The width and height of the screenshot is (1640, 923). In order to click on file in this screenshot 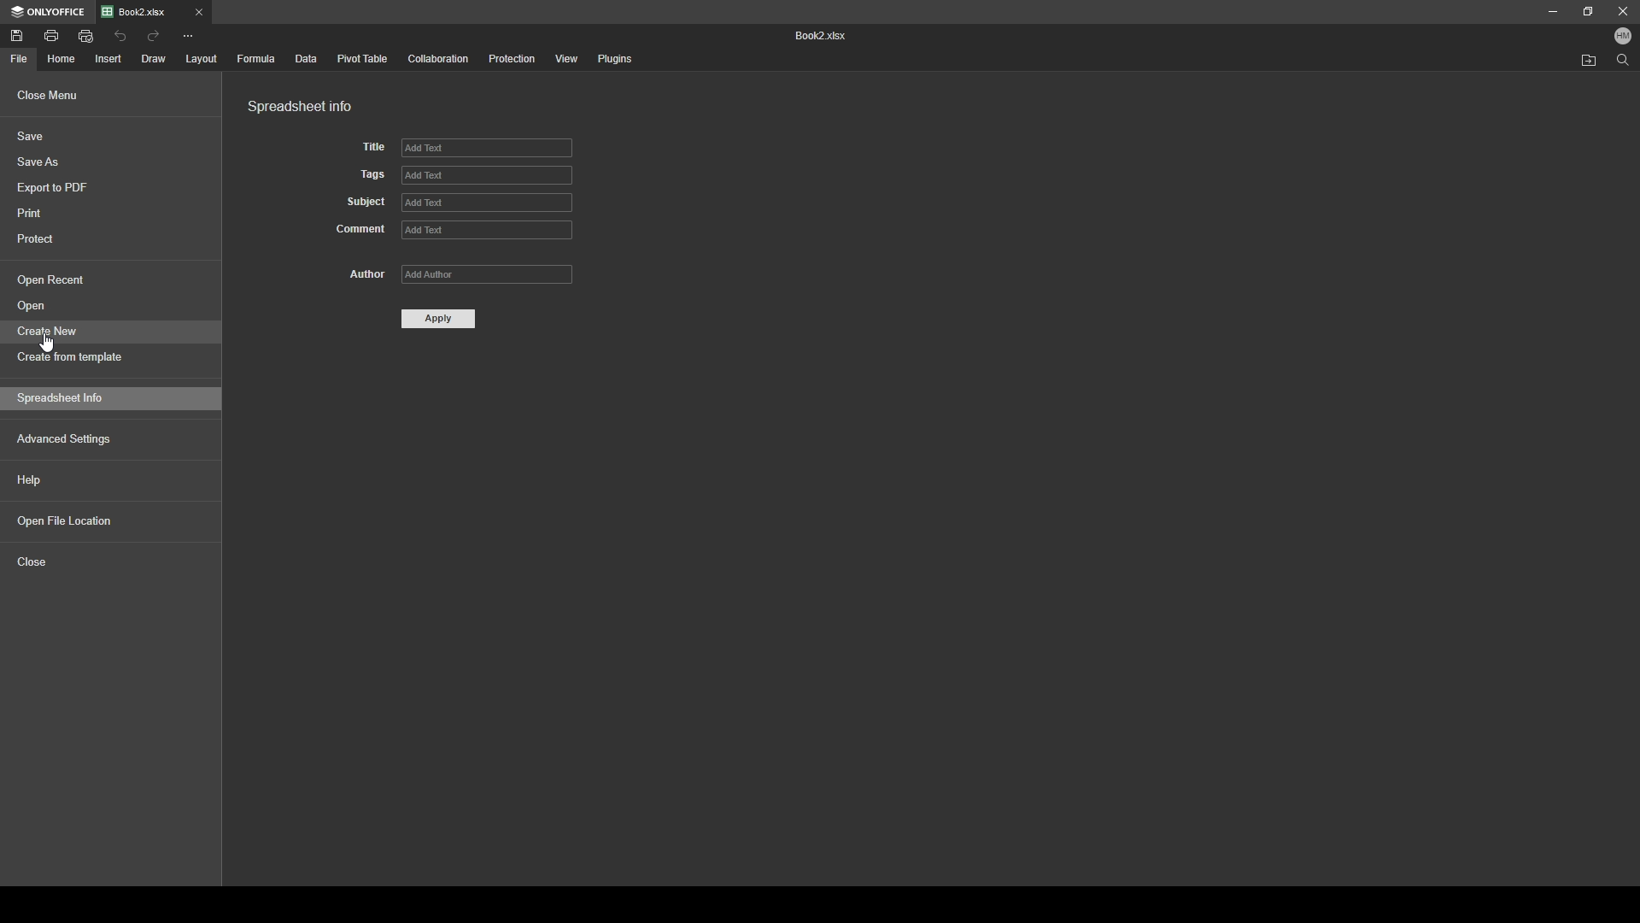, I will do `click(21, 59)`.